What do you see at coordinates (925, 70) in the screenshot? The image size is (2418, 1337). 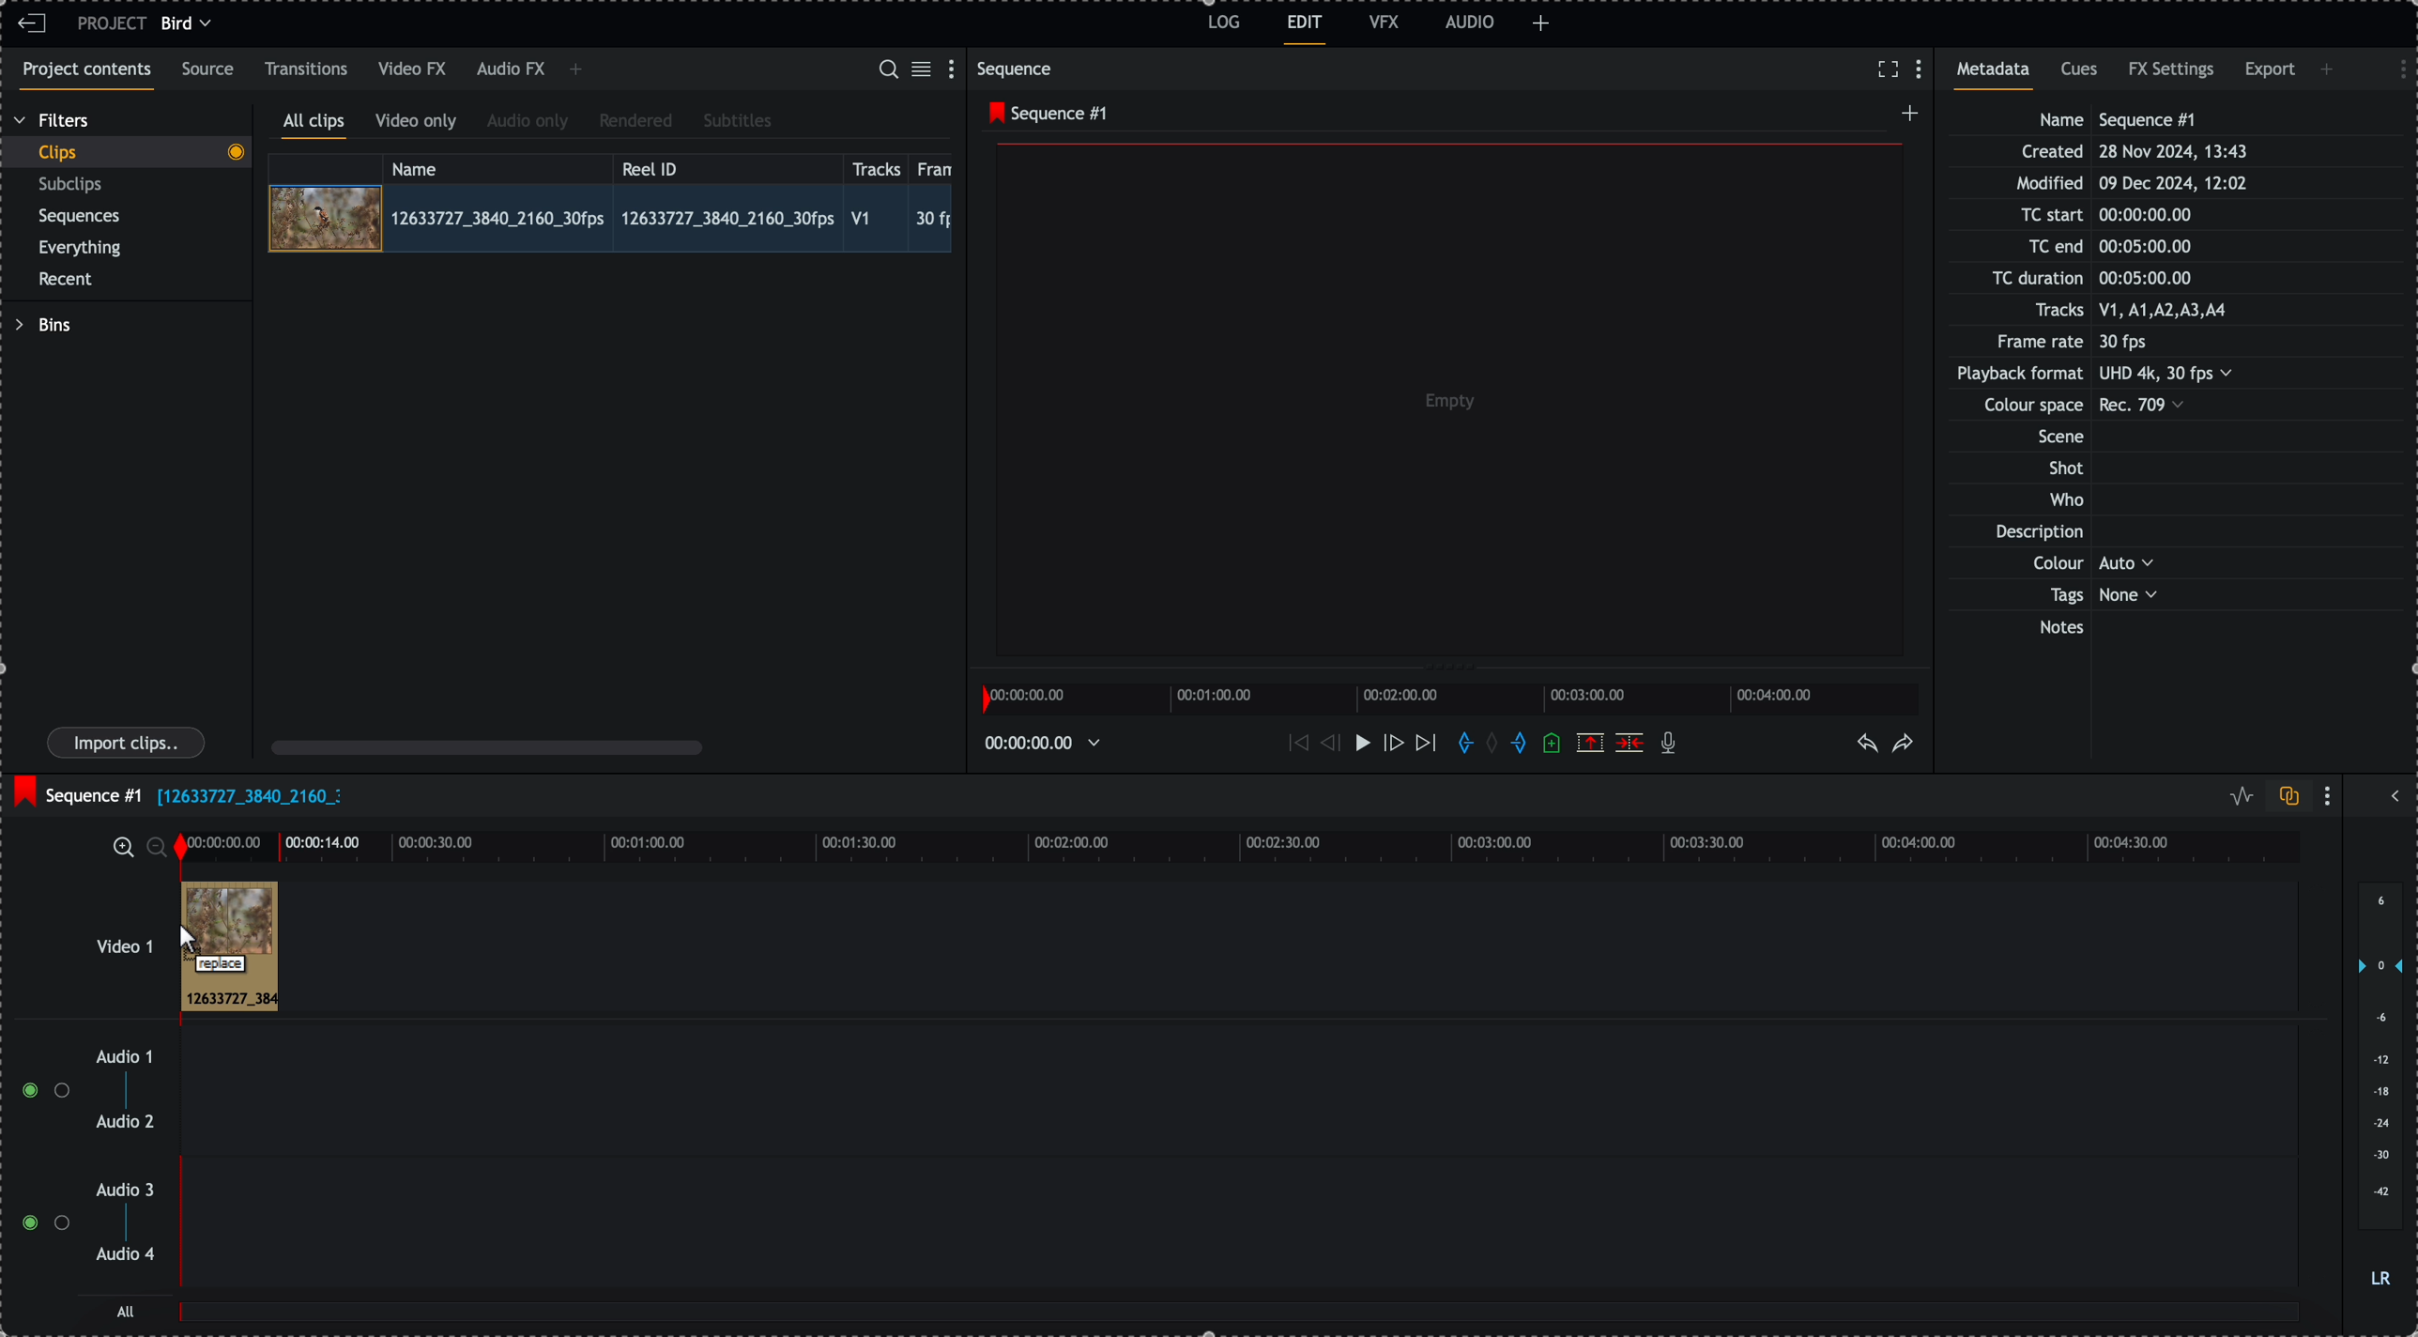 I see `toggle between list and tile view` at bounding box center [925, 70].